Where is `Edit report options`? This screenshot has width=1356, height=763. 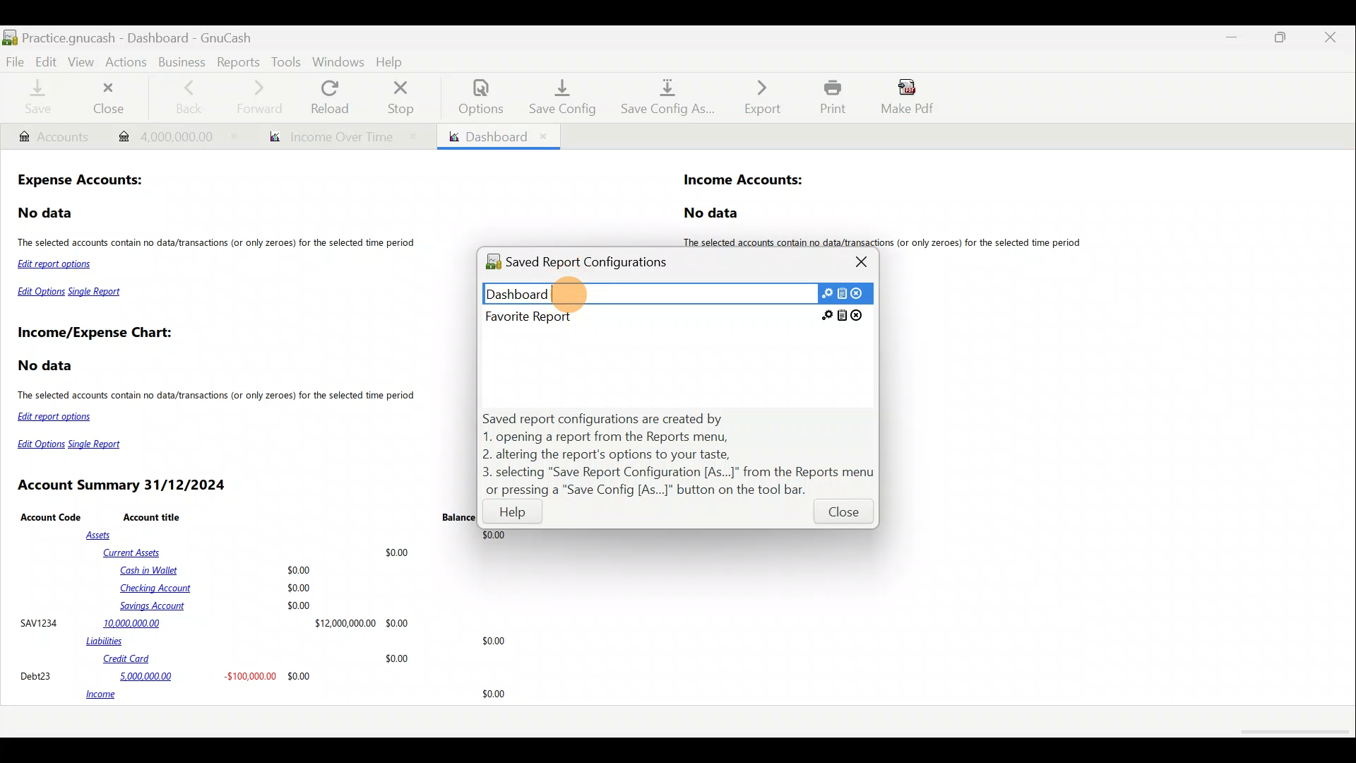
Edit report options is located at coordinates (58, 266).